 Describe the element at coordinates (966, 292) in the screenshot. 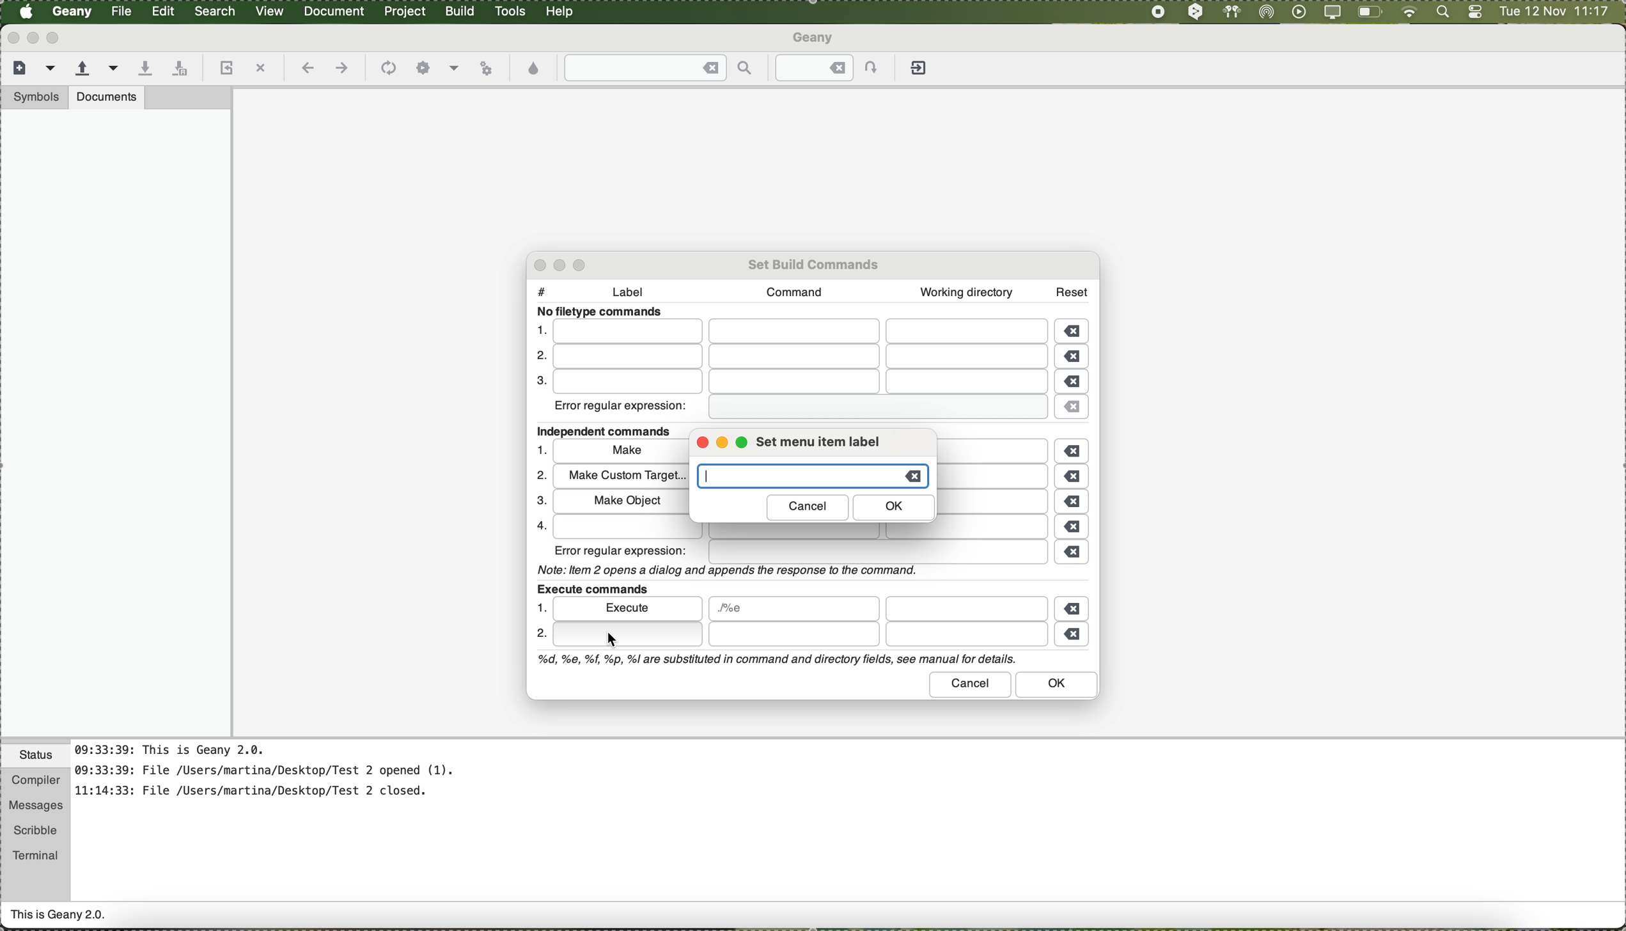

I see `working directory` at that location.